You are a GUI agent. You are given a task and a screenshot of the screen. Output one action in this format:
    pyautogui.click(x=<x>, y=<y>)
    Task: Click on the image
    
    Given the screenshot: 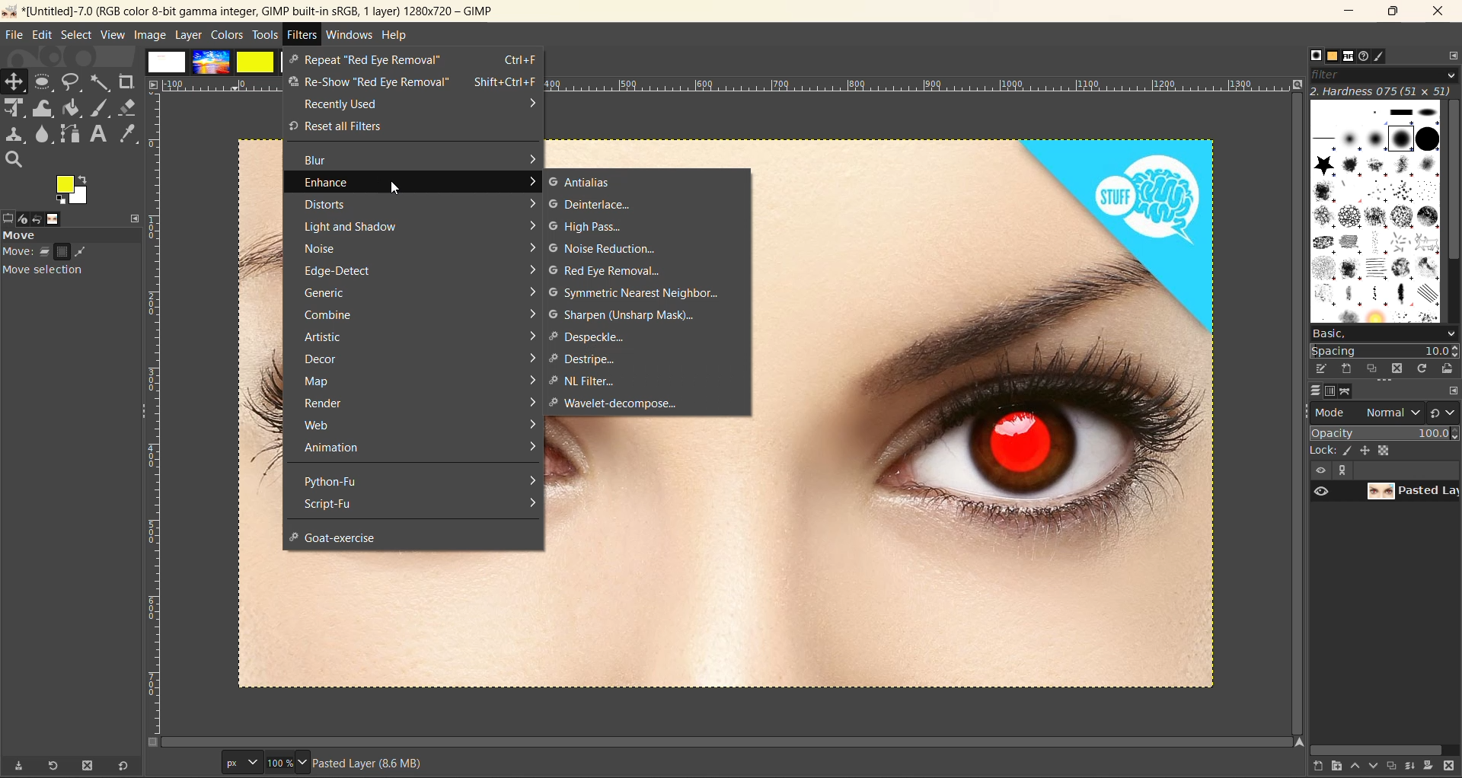 What is the action you would take?
    pyautogui.click(x=147, y=35)
    